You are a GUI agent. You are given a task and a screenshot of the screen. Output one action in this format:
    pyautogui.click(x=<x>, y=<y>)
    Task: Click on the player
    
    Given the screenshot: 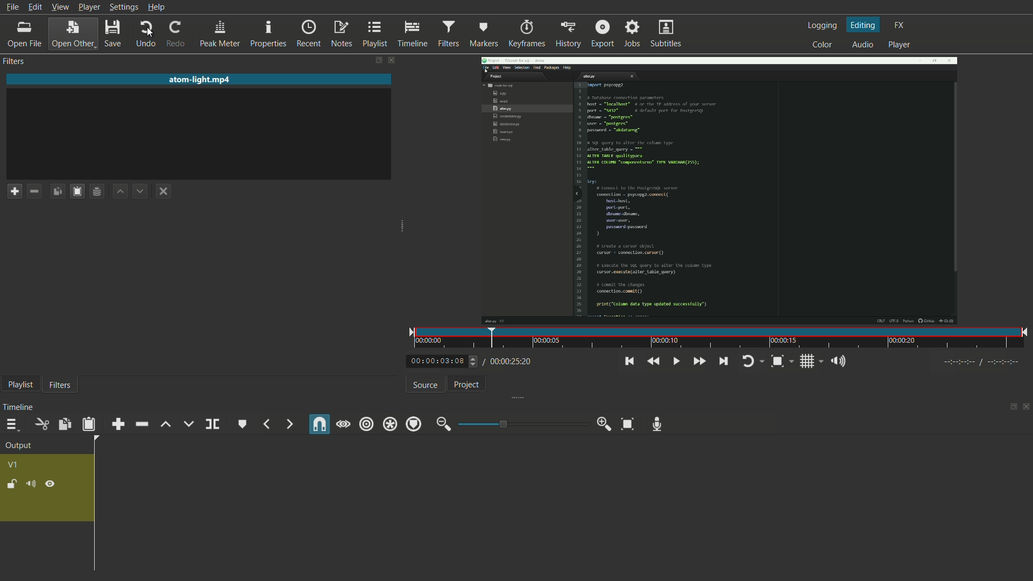 What is the action you would take?
    pyautogui.click(x=902, y=45)
    